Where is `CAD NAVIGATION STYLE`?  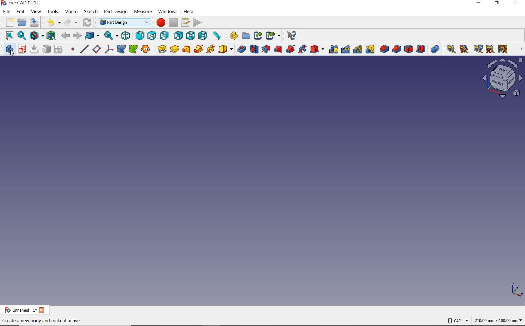
CAD NAVIGATION STYLE is located at coordinates (456, 321).